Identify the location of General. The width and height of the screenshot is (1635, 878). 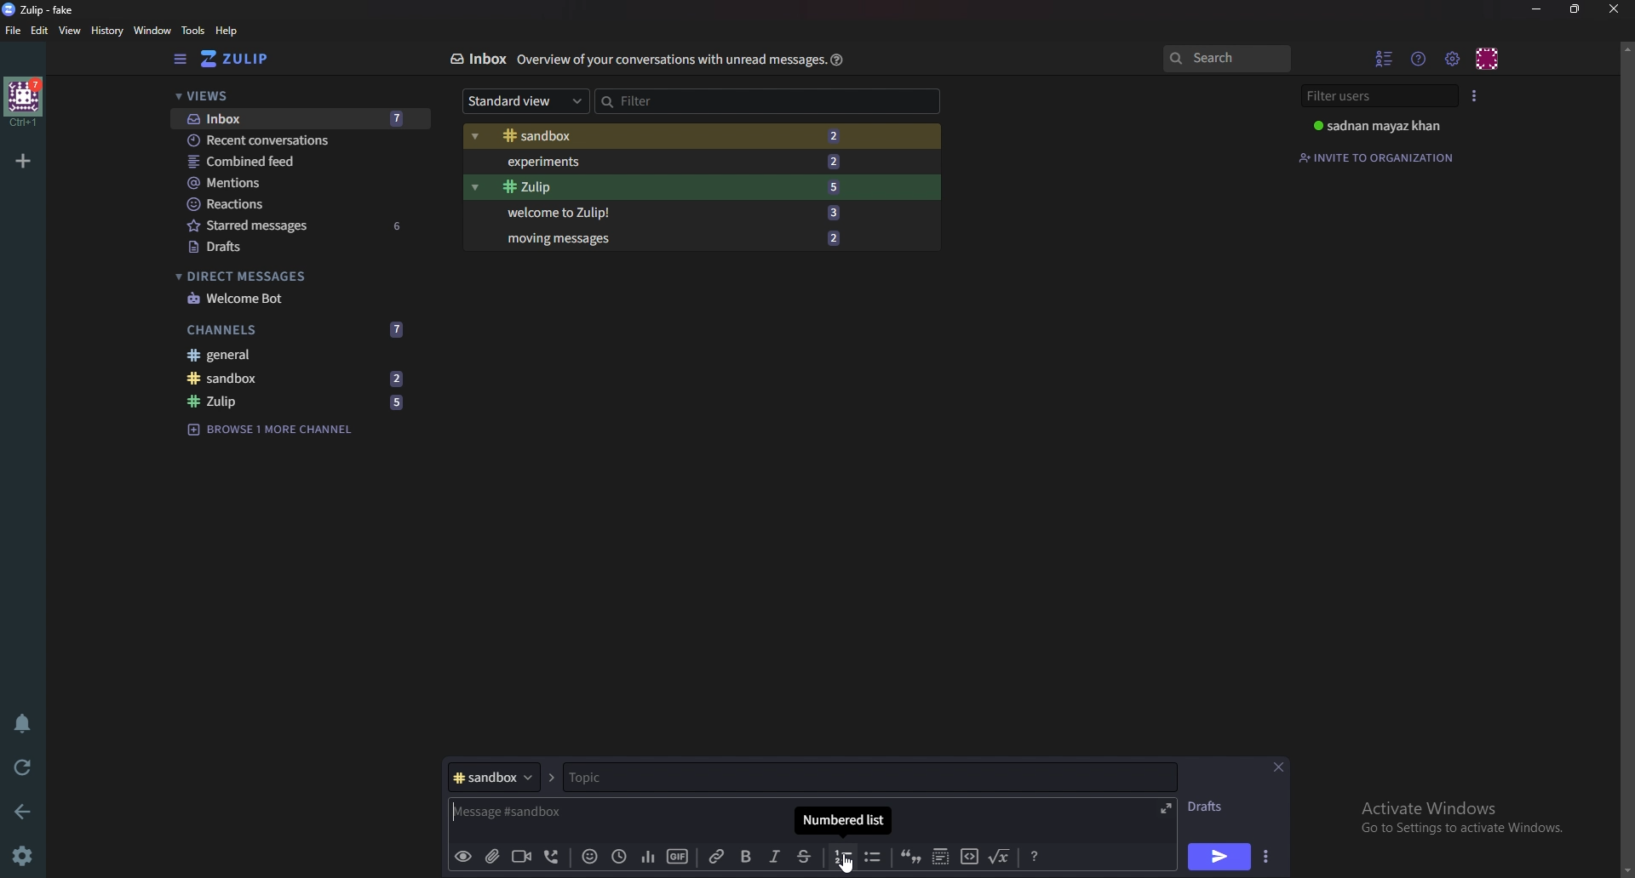
(298, 356).